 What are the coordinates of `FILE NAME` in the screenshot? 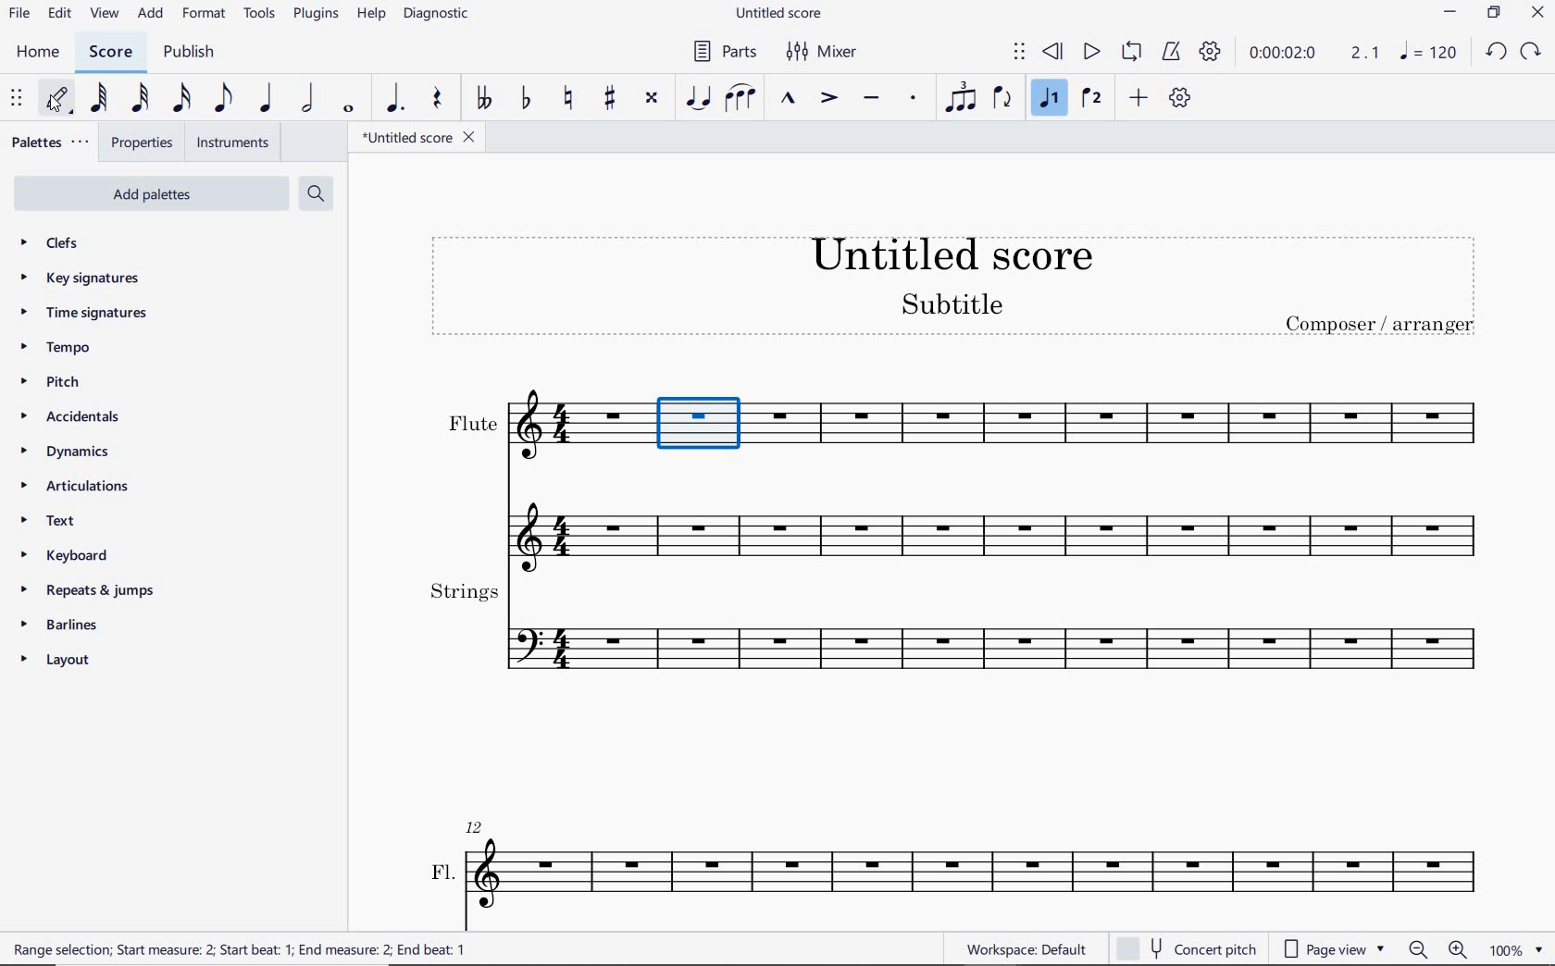 It's located at (417, 137).